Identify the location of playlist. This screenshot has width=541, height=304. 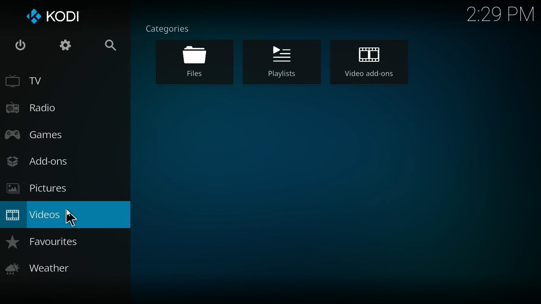
(283, 62).